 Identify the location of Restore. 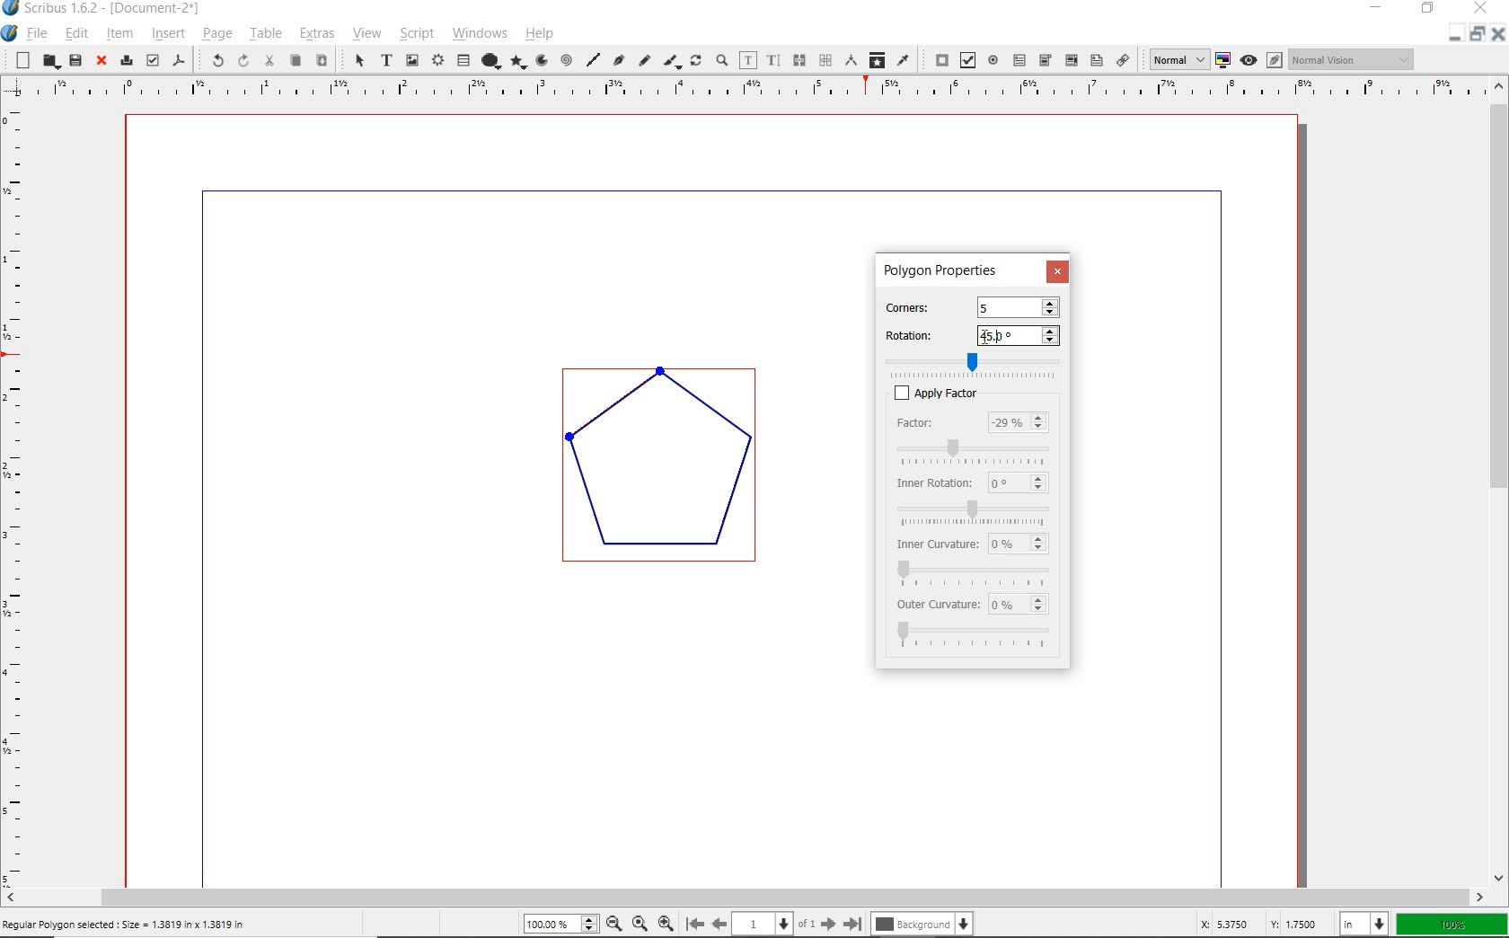
(1476, 36).